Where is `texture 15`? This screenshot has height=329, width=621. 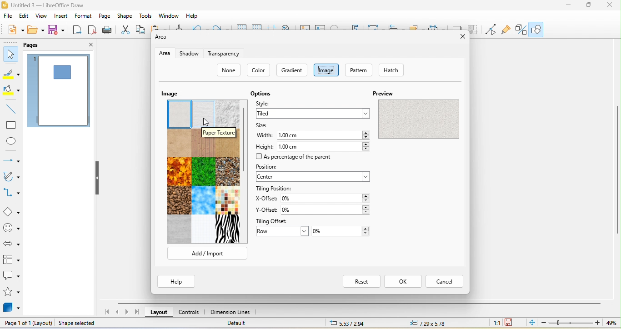
texture 15 is located at coordinates (228, 229).